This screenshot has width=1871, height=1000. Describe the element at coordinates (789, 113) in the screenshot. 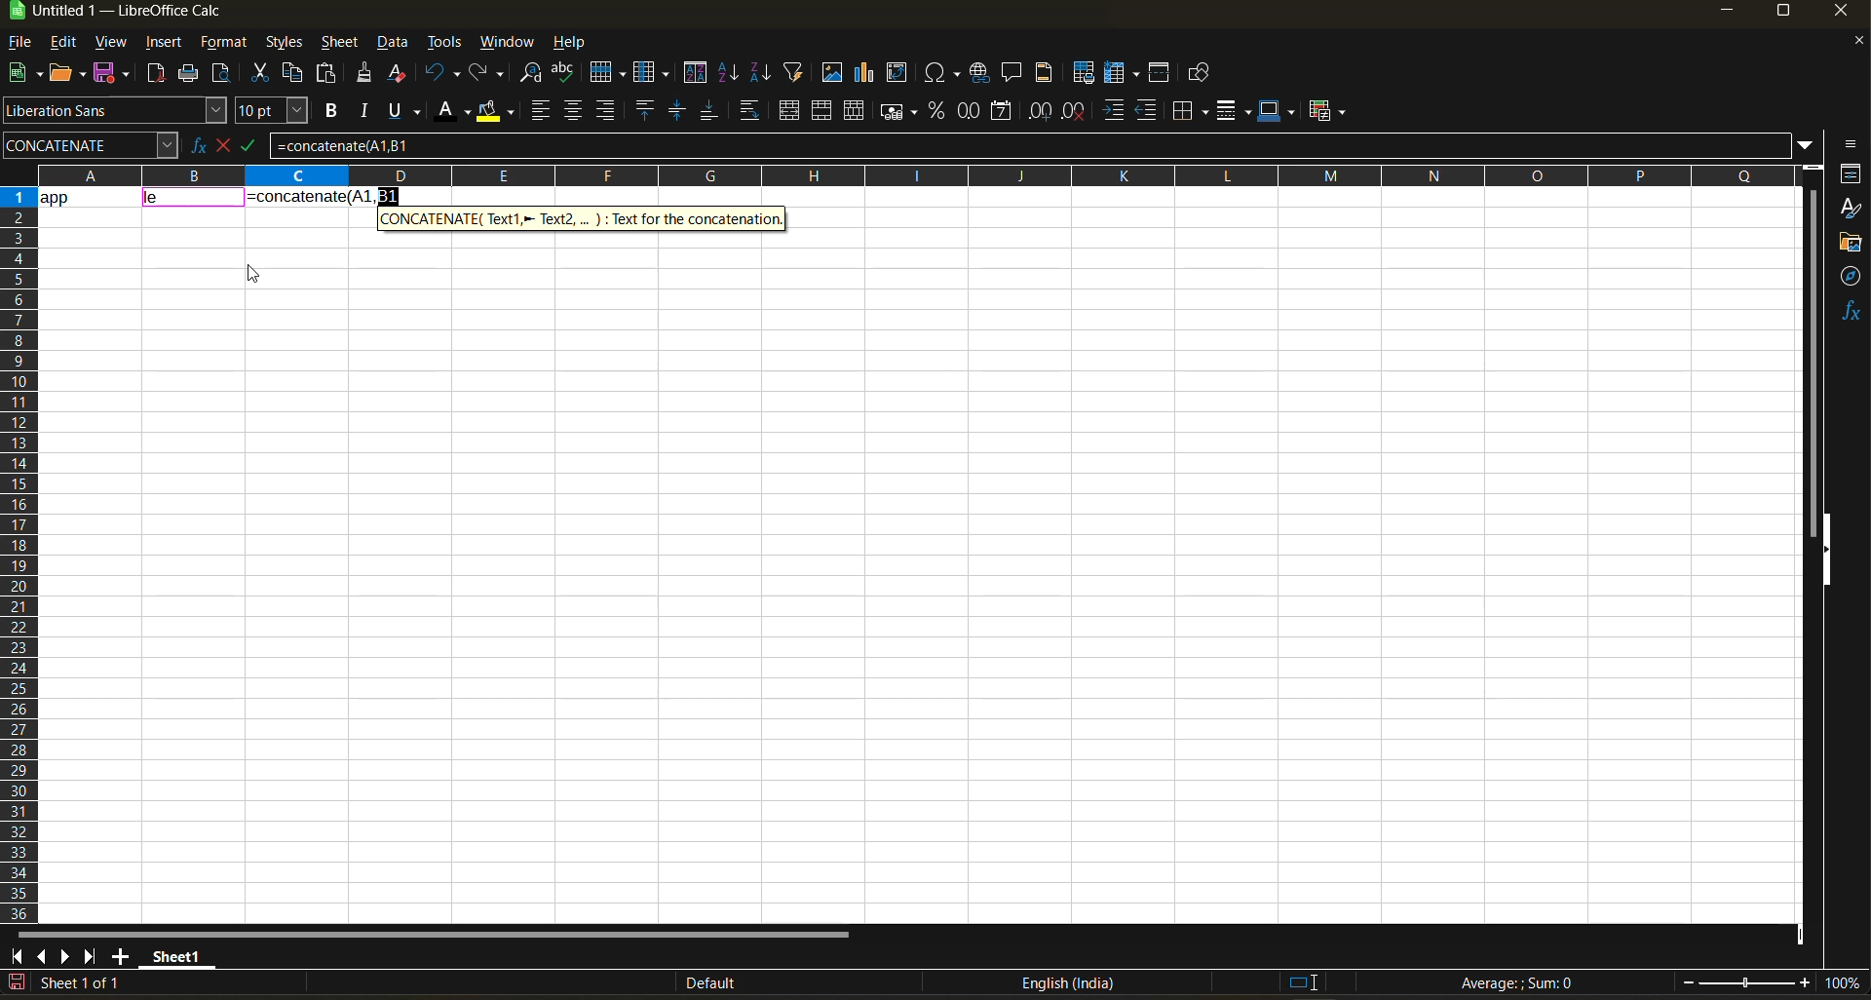

I see `merge and center` at that location.